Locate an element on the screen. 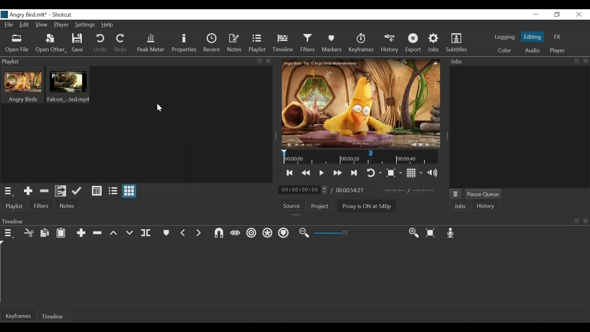 The height and width of the screenshot is (332, 590). Subtitles is located at coordinates (457, 43).